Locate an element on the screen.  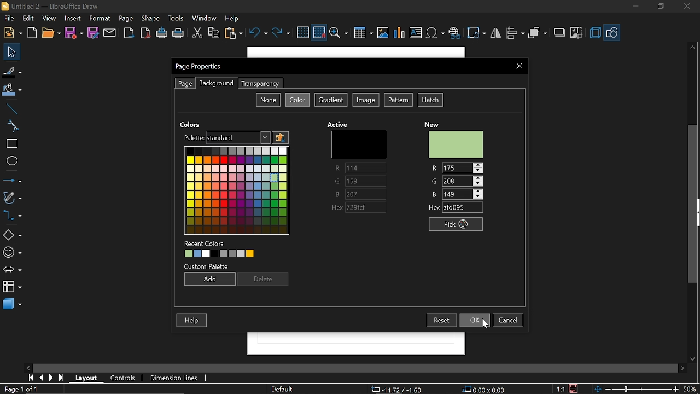
Zoom is located at coordinates (339, 33).